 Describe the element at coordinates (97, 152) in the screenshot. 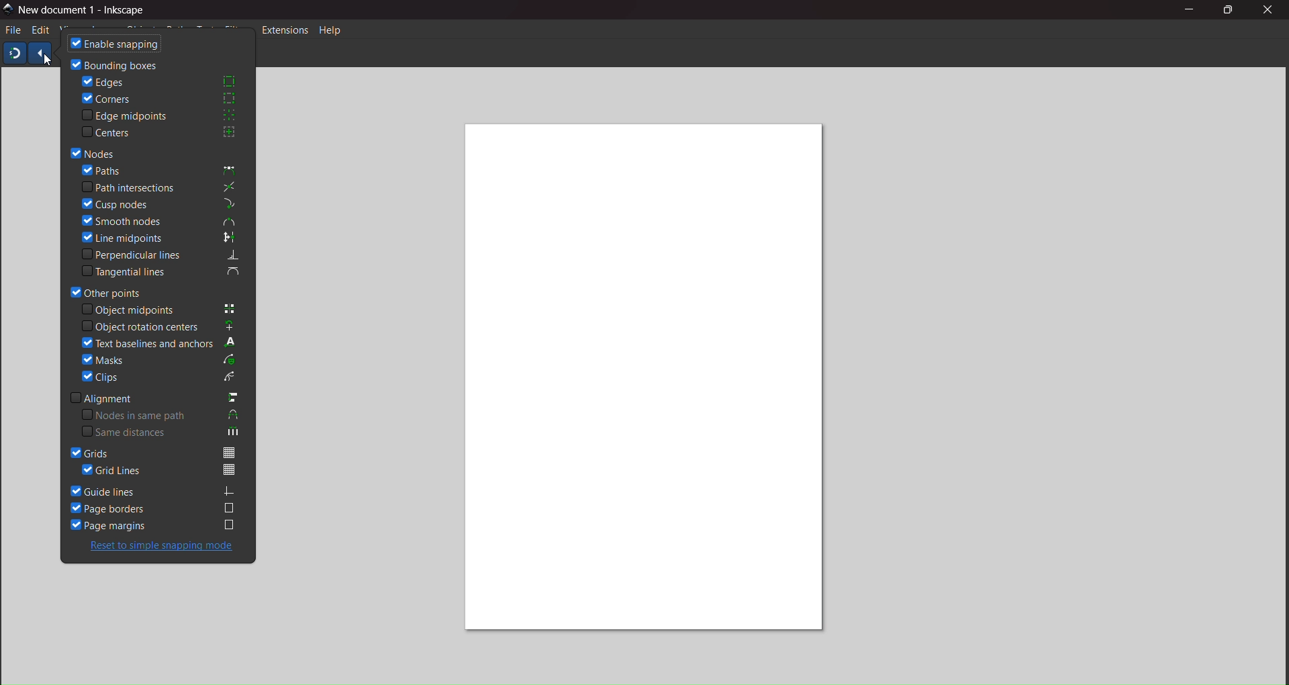

I see `nodes` at that location.